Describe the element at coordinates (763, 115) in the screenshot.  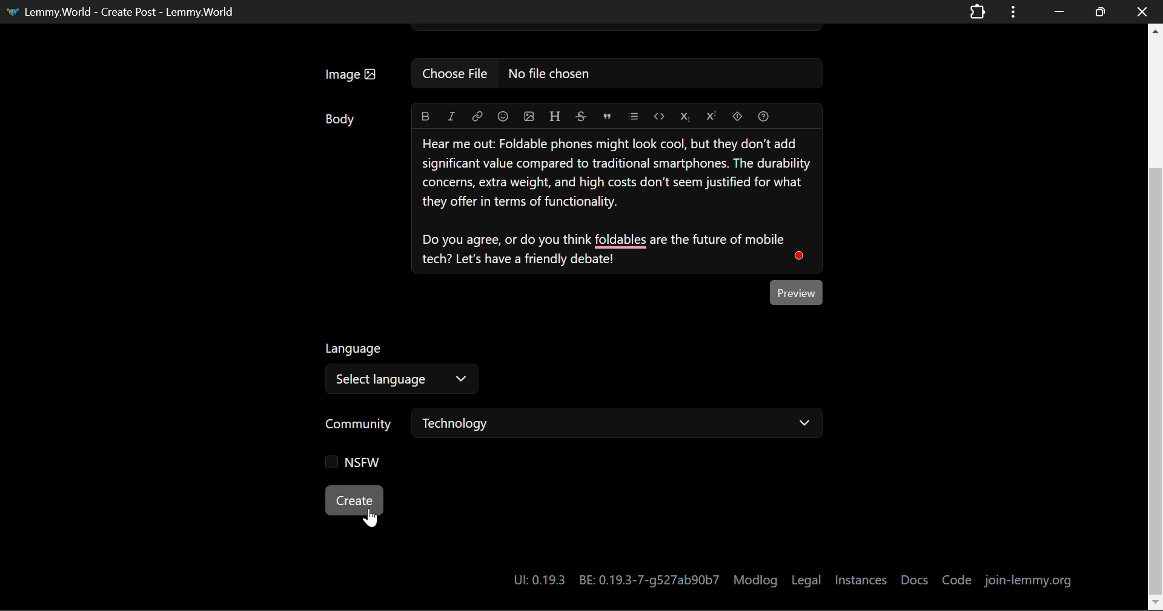
I see `formatting help` at that location.